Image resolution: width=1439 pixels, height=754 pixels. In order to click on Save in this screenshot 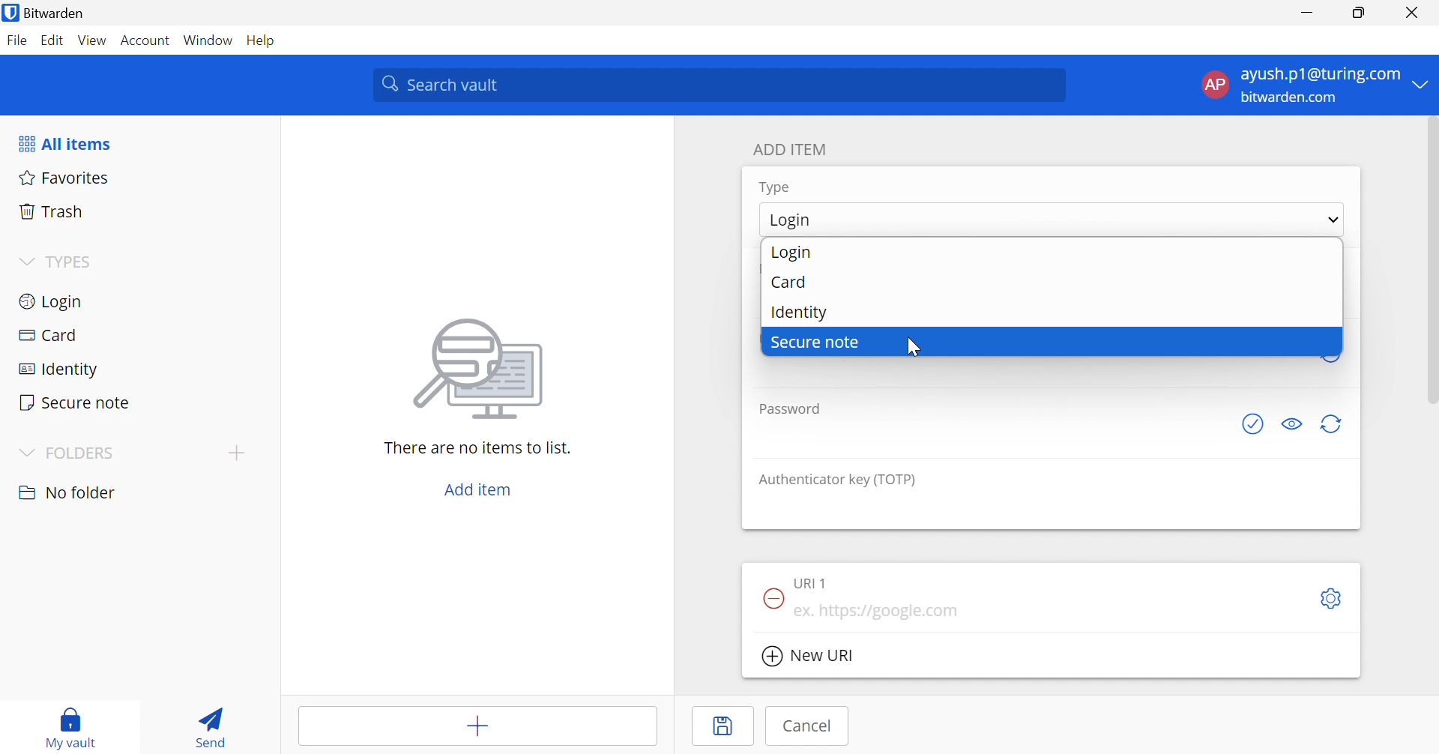, I will do `click(722, 726)`.